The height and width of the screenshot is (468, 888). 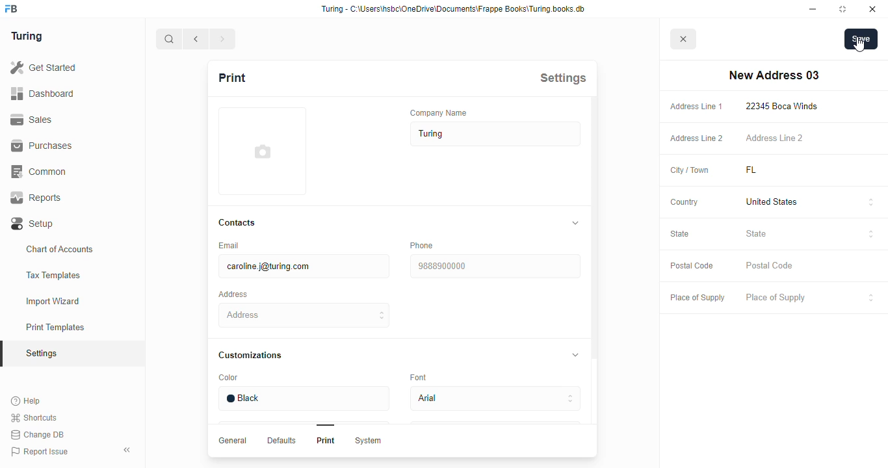 What do you see at coordinates (228, 378) in the screenshot?
I see `color` at bounding box center [228, 378].